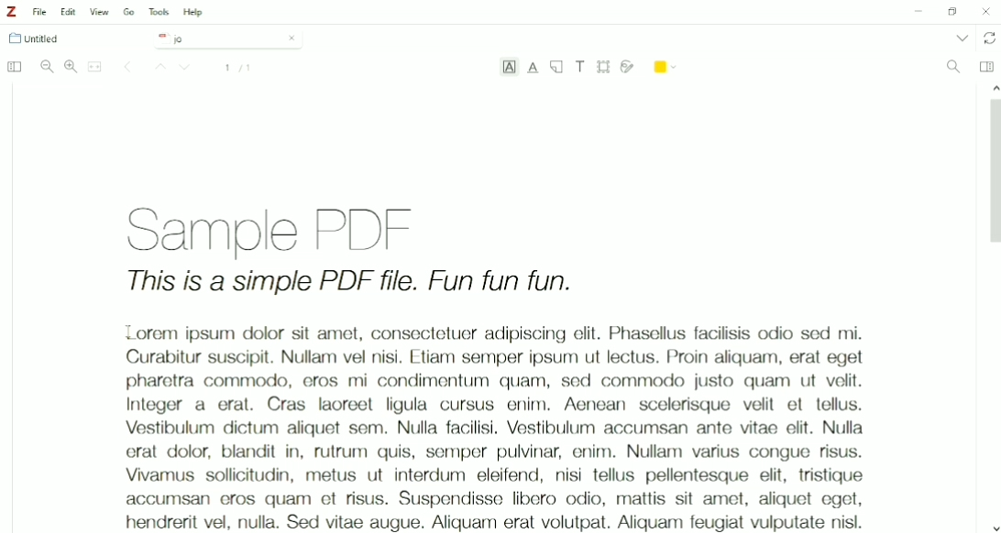  I want to click on Merge, so click(95, 67).